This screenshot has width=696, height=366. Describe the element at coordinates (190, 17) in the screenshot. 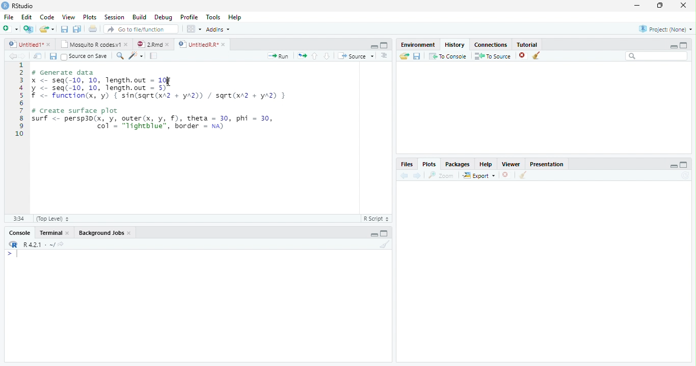

I see `Profile` at that location.